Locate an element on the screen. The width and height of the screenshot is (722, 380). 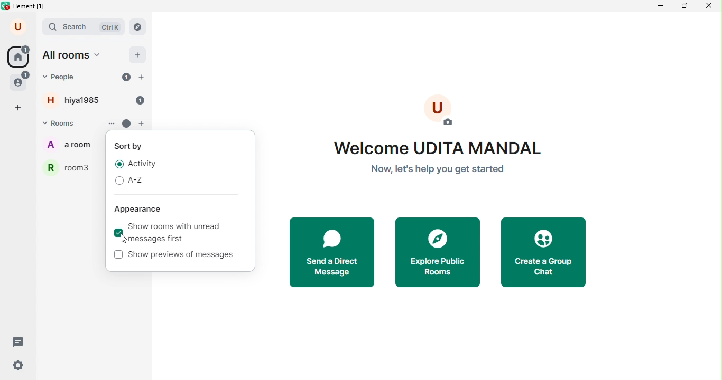
a room is located at coordinates (69, 146).